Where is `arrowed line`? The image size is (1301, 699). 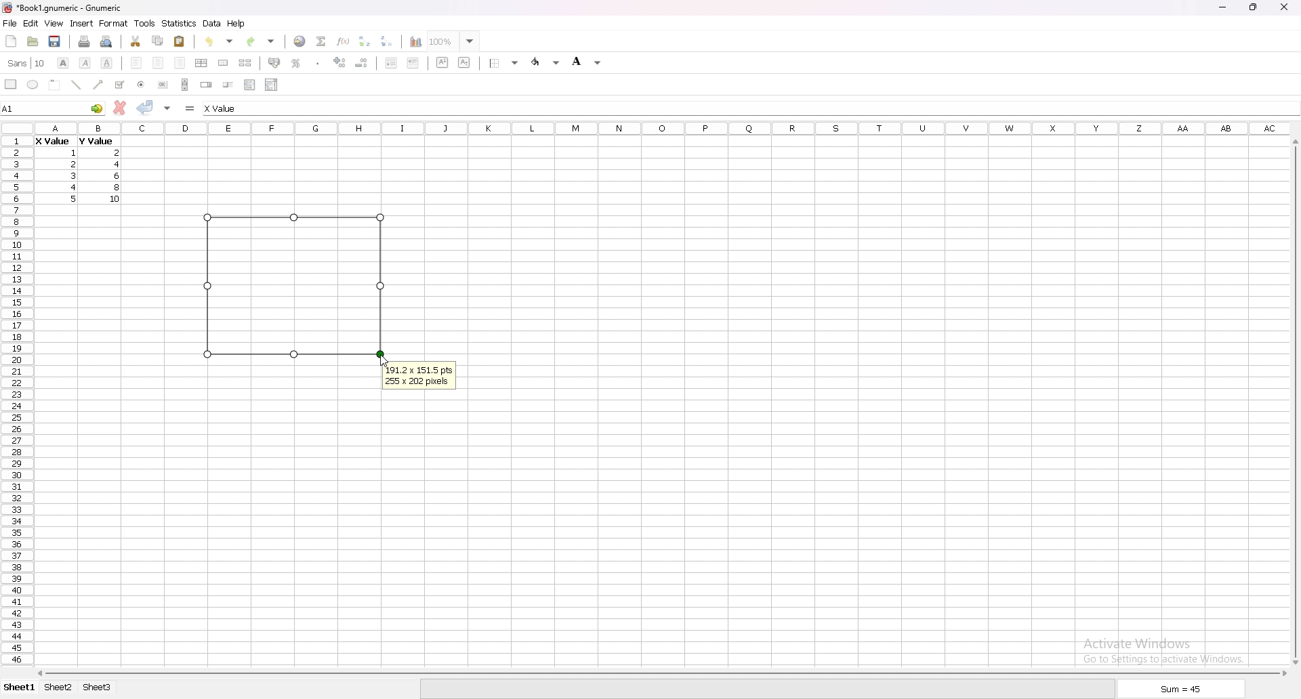
arrowed line is located at coordinates (99, 84).